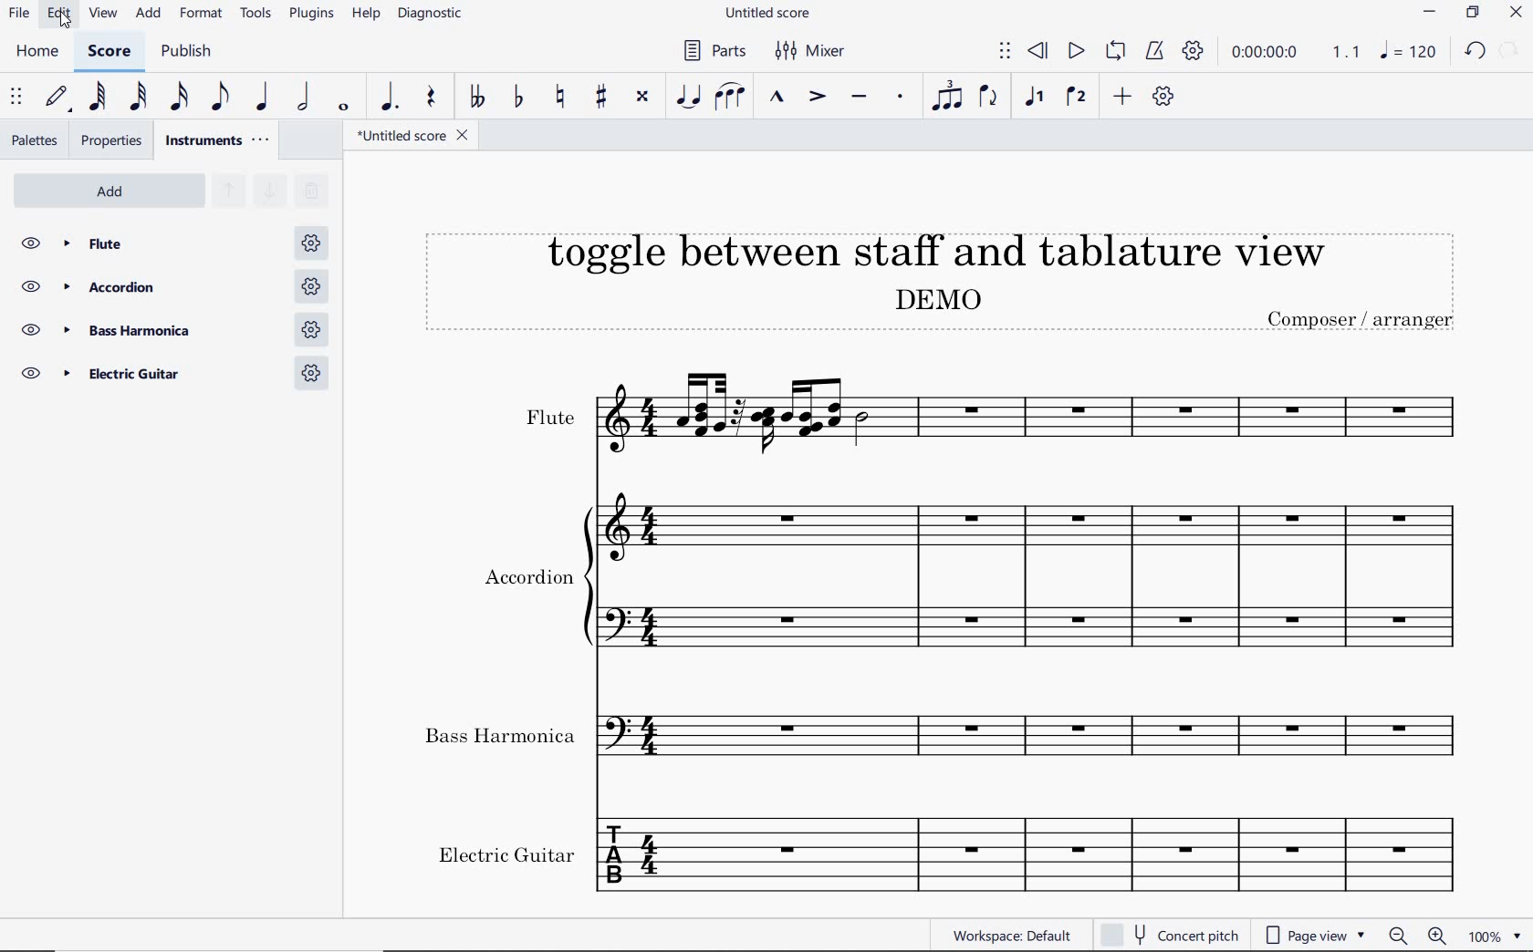 This screenshot has height=952, width=1533. I want to click on tools, so click(259, 17).